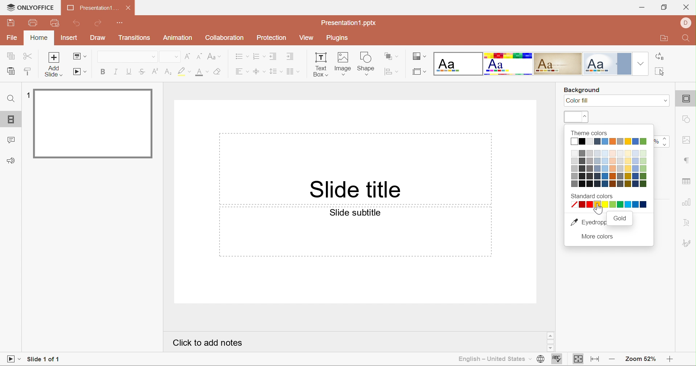  I want to click on cursor, so click(598, 209).